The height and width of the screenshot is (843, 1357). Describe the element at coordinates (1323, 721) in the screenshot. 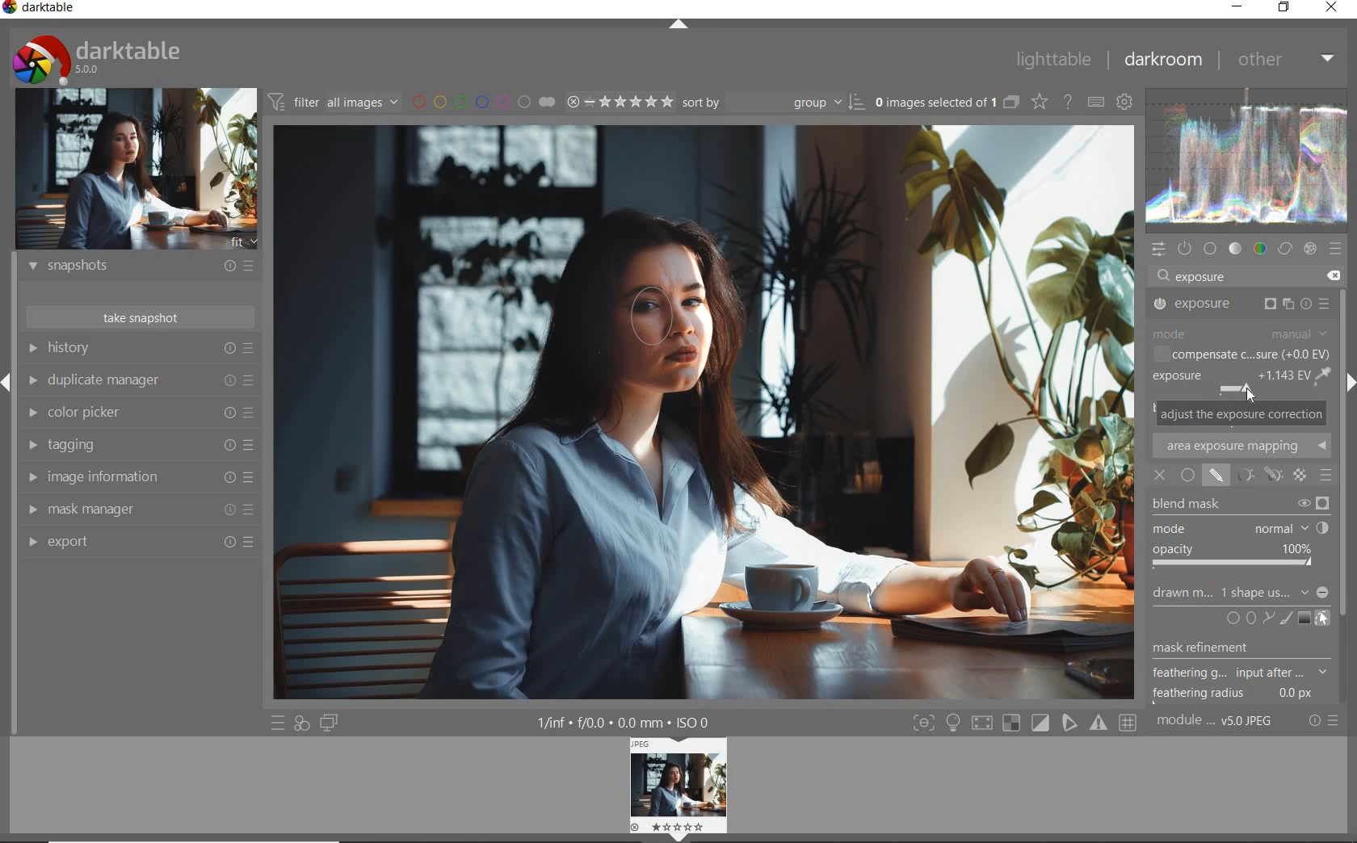

I see `reset or presets & preferences` at that location.